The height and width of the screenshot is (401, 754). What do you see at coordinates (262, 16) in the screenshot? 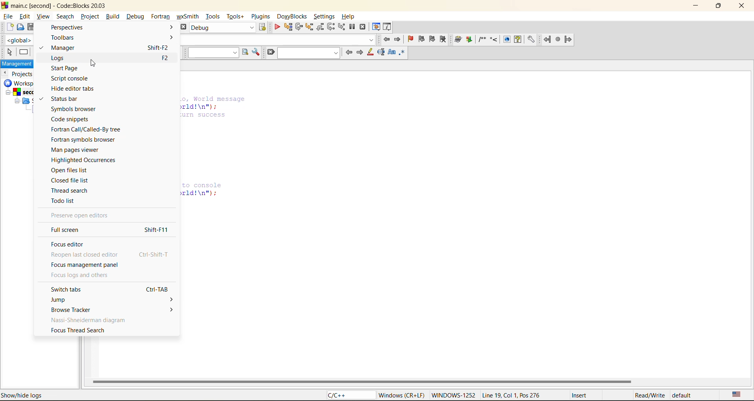
I see `plugins` at bounding box center [262, 16].